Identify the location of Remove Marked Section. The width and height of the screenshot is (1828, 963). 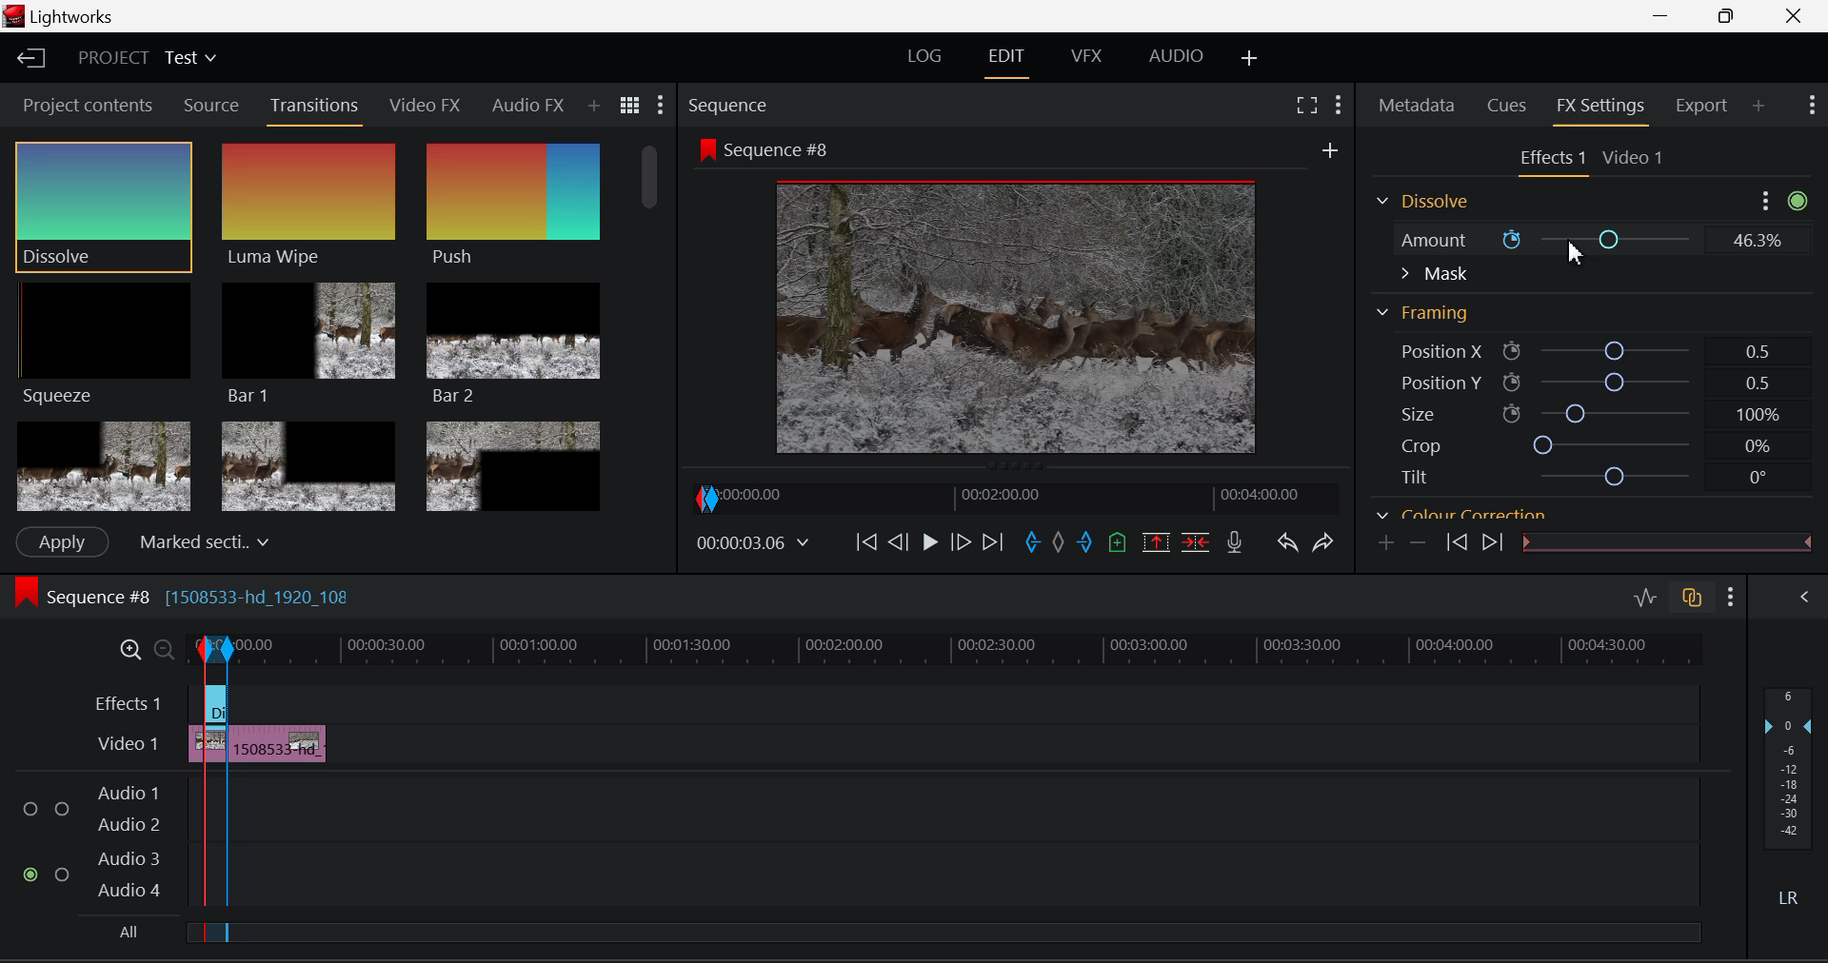
(1159, 541).